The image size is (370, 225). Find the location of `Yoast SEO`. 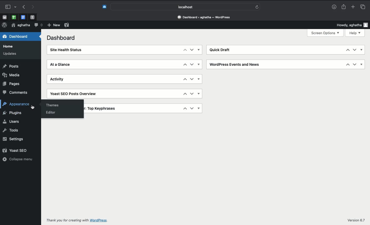

Yoast SEO is located at coordinates (67, 25).